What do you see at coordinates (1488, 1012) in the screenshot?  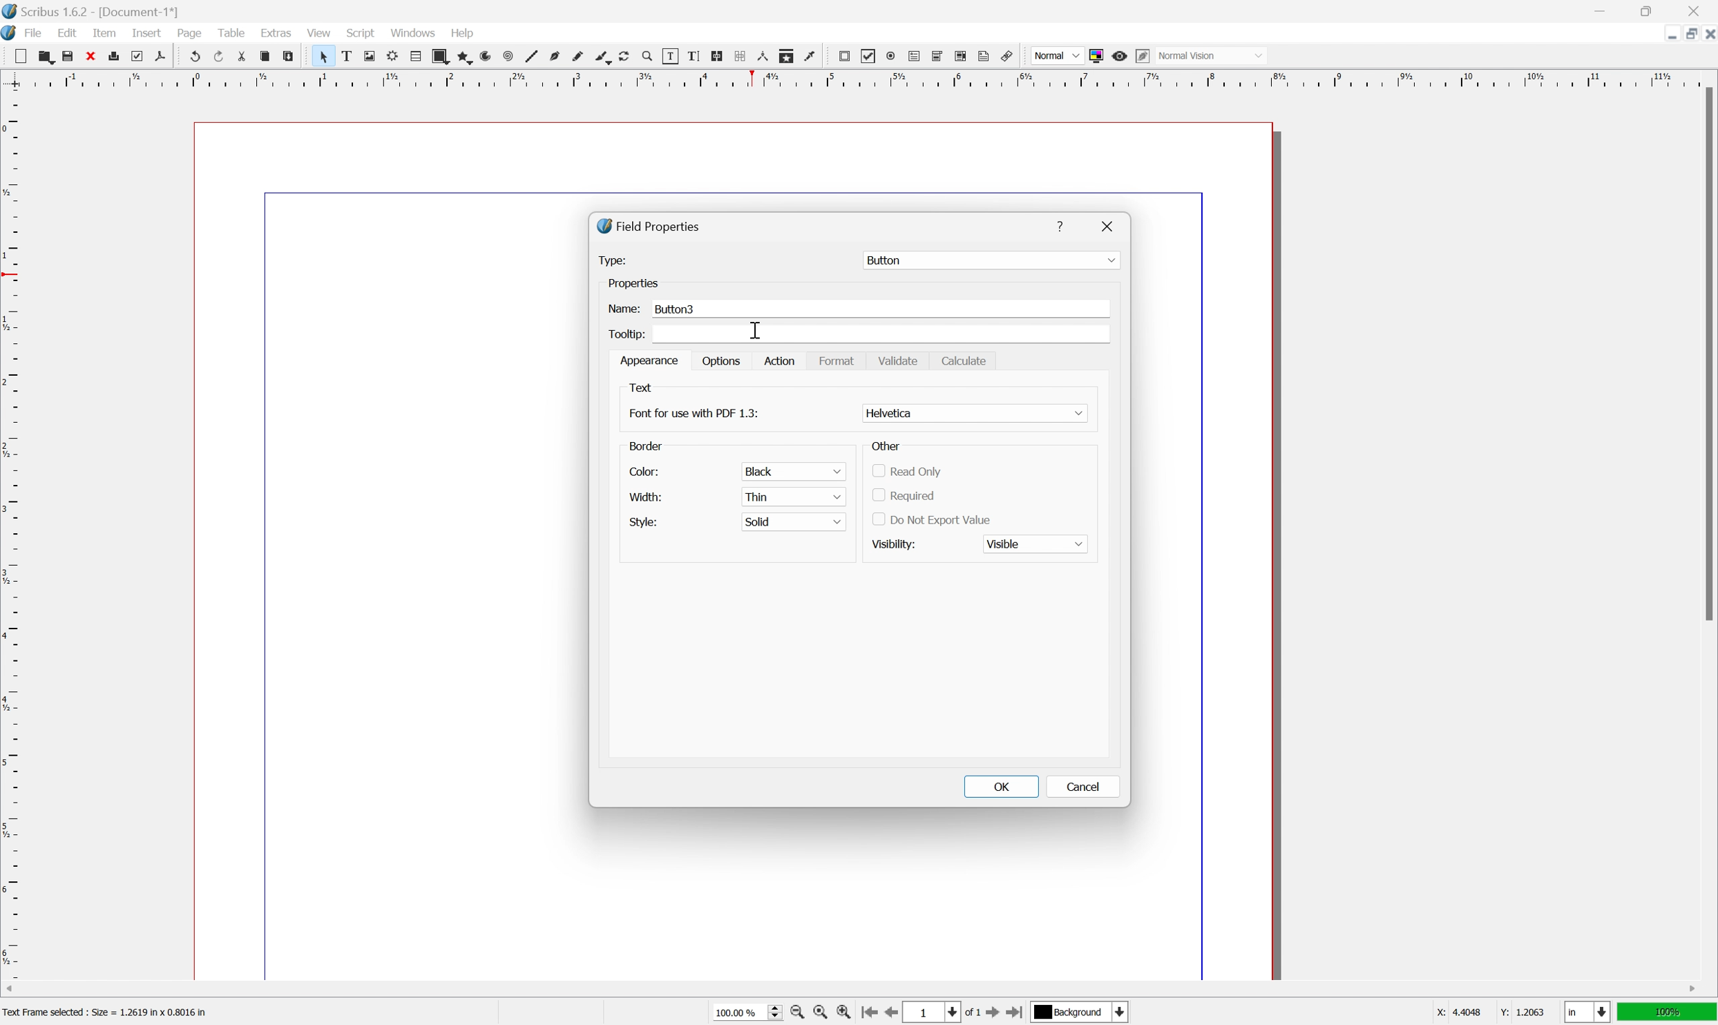 I see `X: 44048 Y: 1.2063` at bounding box center [1488, 1012].